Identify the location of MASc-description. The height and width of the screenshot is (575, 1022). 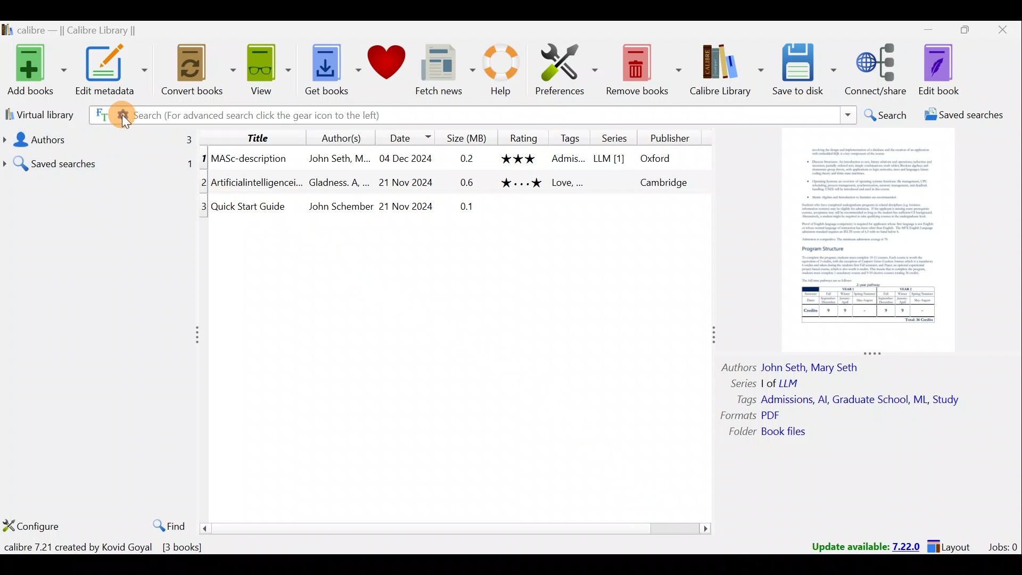
(250, 160).